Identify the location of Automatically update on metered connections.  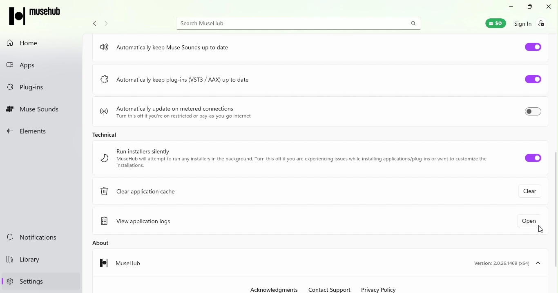
(176, 113).